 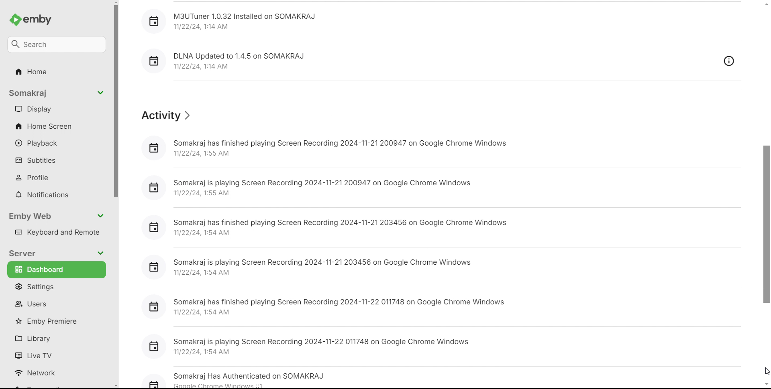 What do you see at coordinates (729, 61) in the screenshot?
I see `overview` at bounding box center [729, 61].